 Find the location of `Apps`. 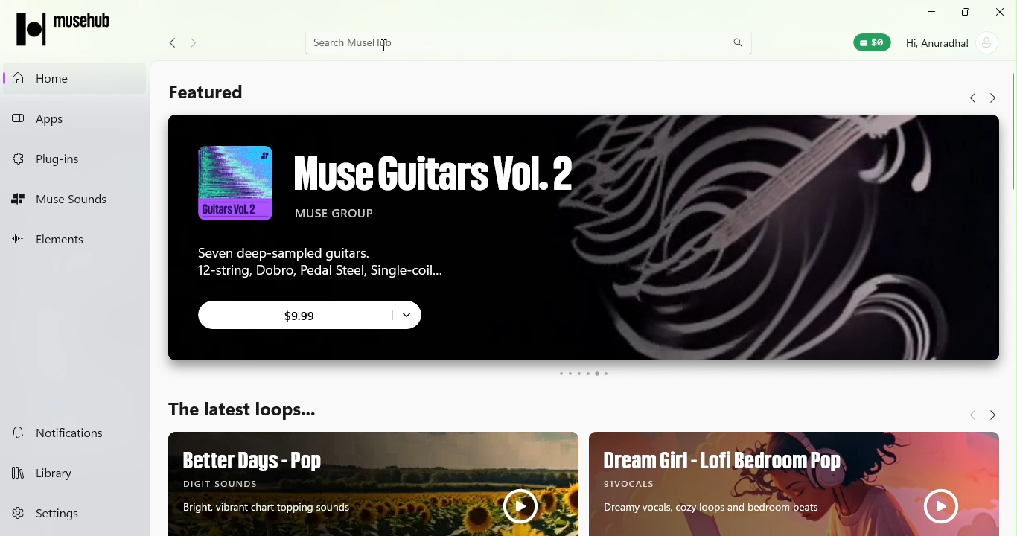

Apps is located at coordinates (73, 119).